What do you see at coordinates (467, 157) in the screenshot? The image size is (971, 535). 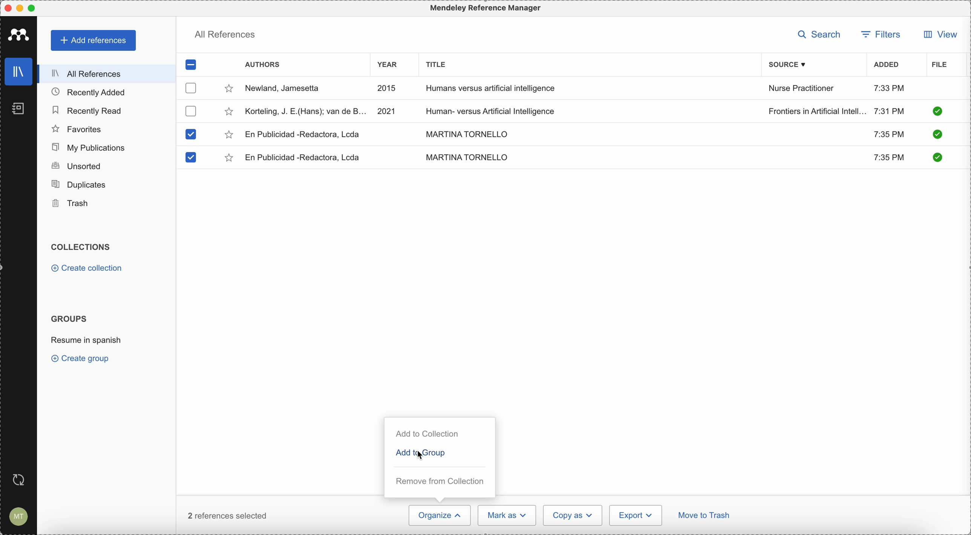 I see `MARTINA TORNELLO` at bounding box center [467, 157].